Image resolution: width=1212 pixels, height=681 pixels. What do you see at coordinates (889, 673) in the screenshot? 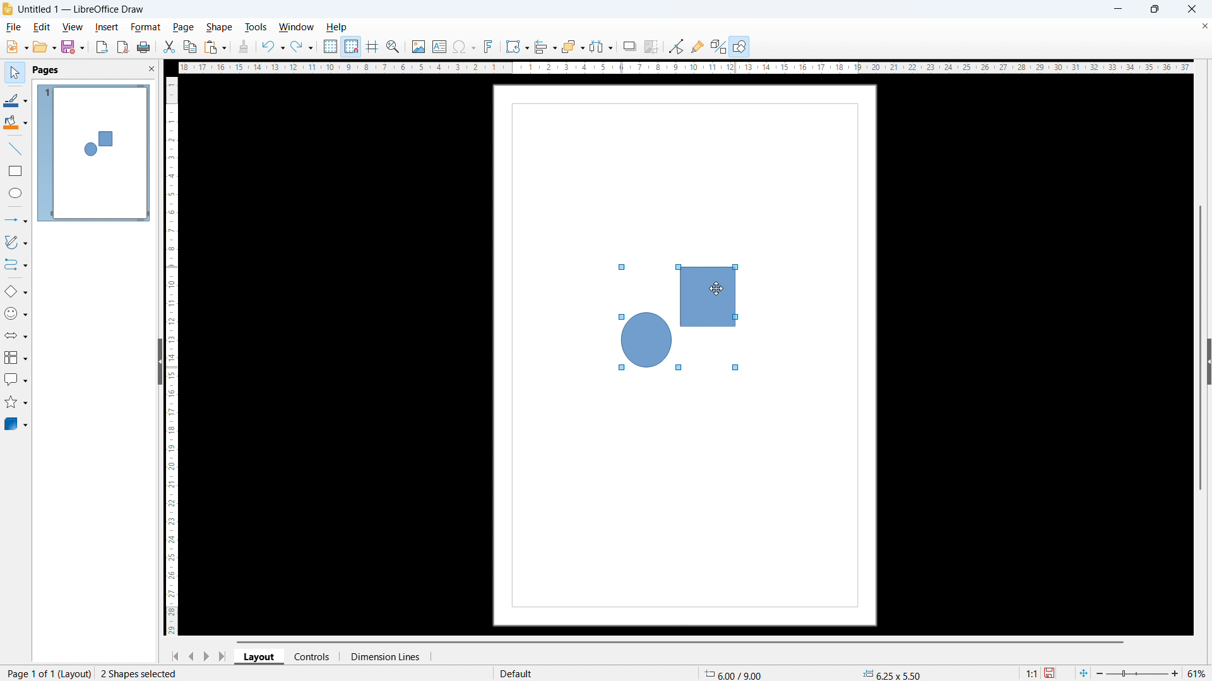
I see `object dimension` at bounding box center [889, 673].